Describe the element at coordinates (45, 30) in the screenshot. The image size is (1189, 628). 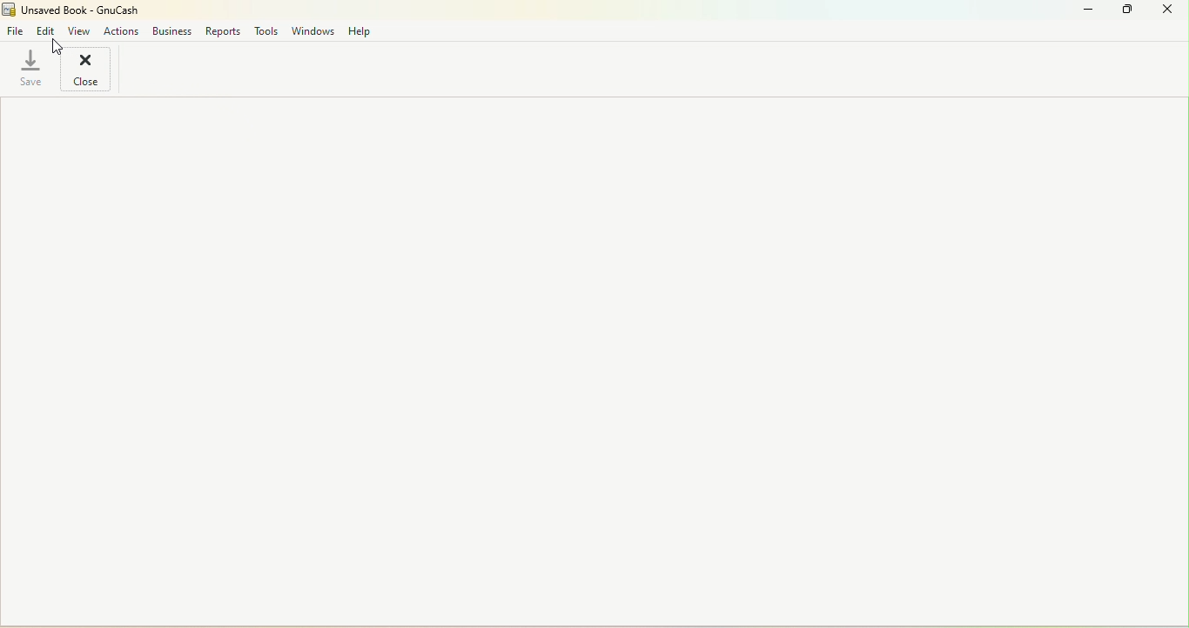
I see `Edit` at that location.